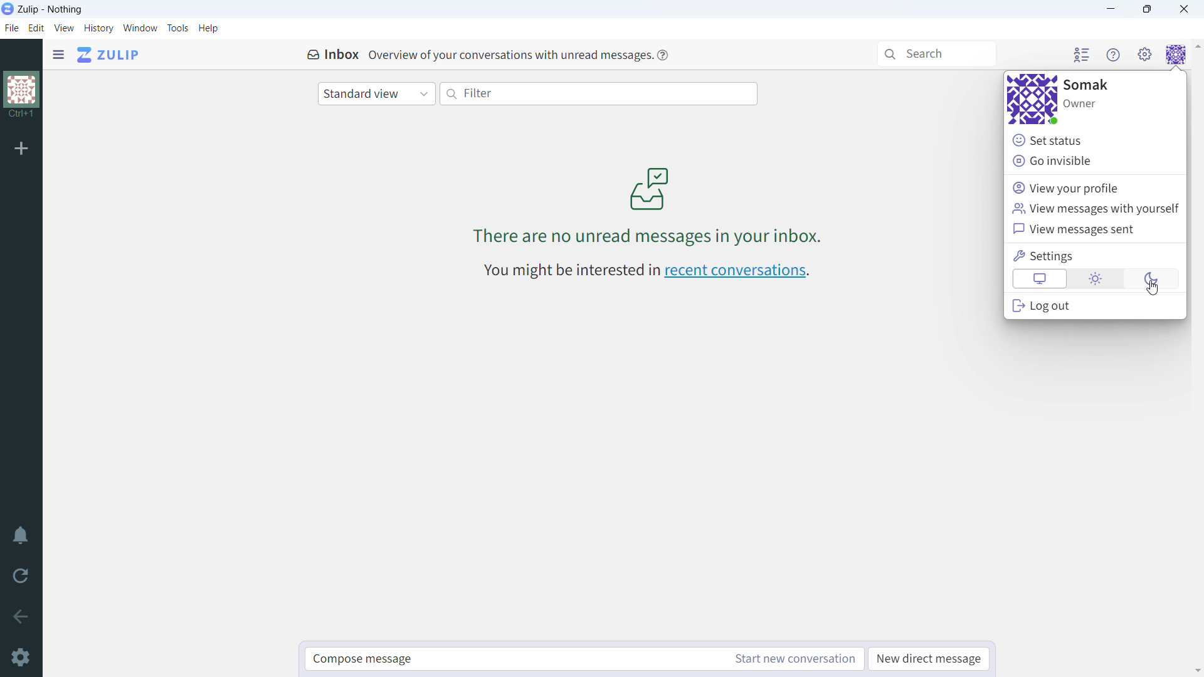  What do you see at coordinates (140, 28) in the screenshot?
I see `window` at bounding box center [140, 28].